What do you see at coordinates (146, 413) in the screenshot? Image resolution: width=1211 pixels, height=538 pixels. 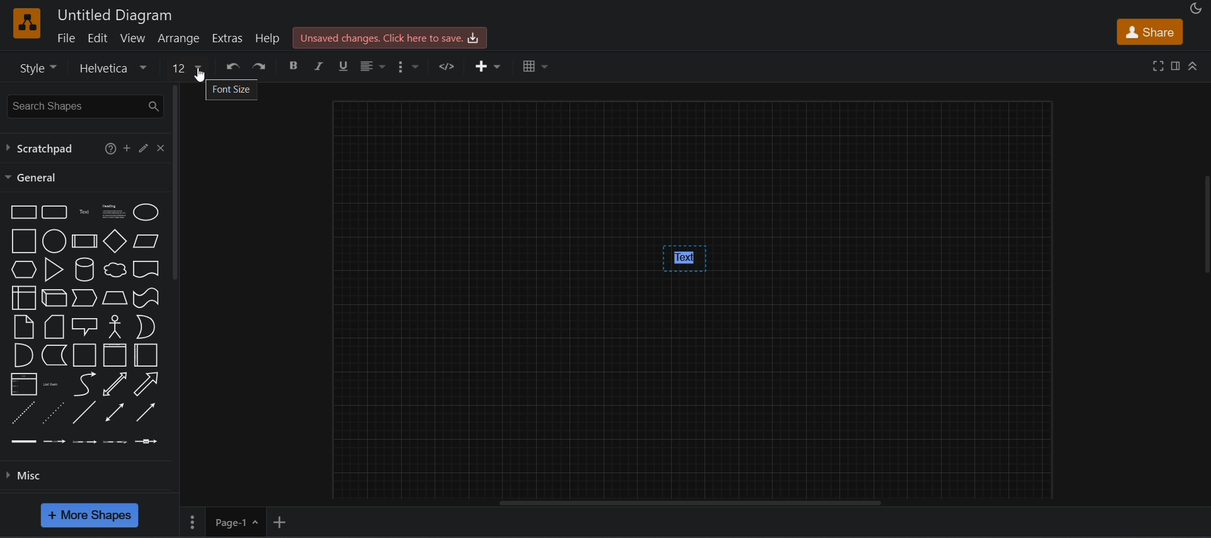 I see `Directional connector` at bounding box center [146, 413].